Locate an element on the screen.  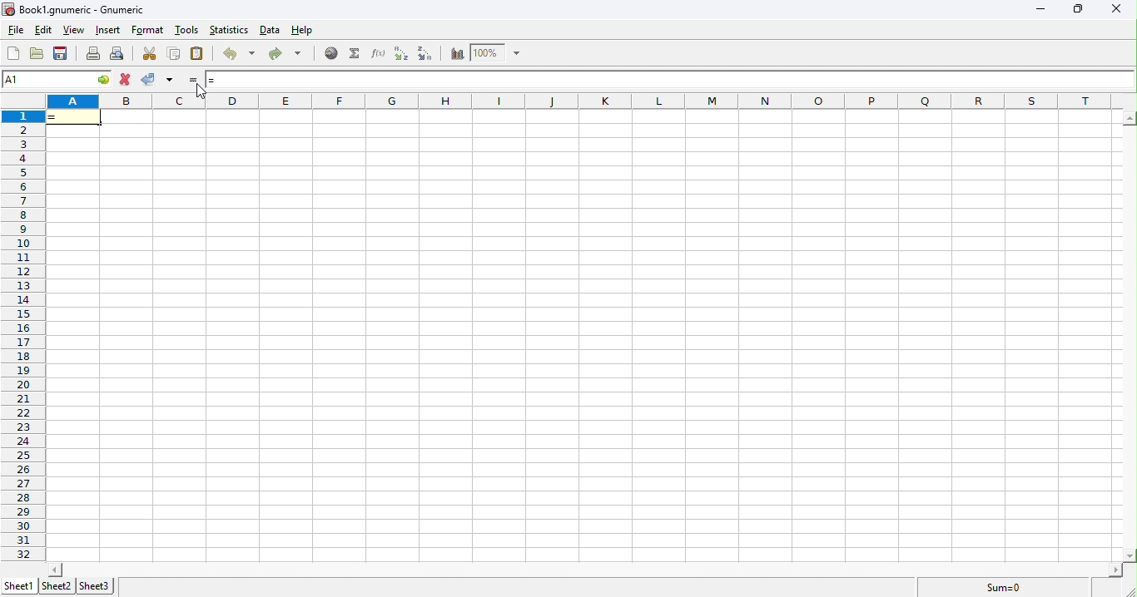
copy is located at coordinates (175, 53).